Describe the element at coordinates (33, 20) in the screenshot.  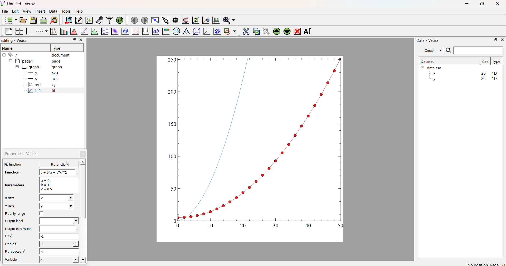
I see `Save` at that location.